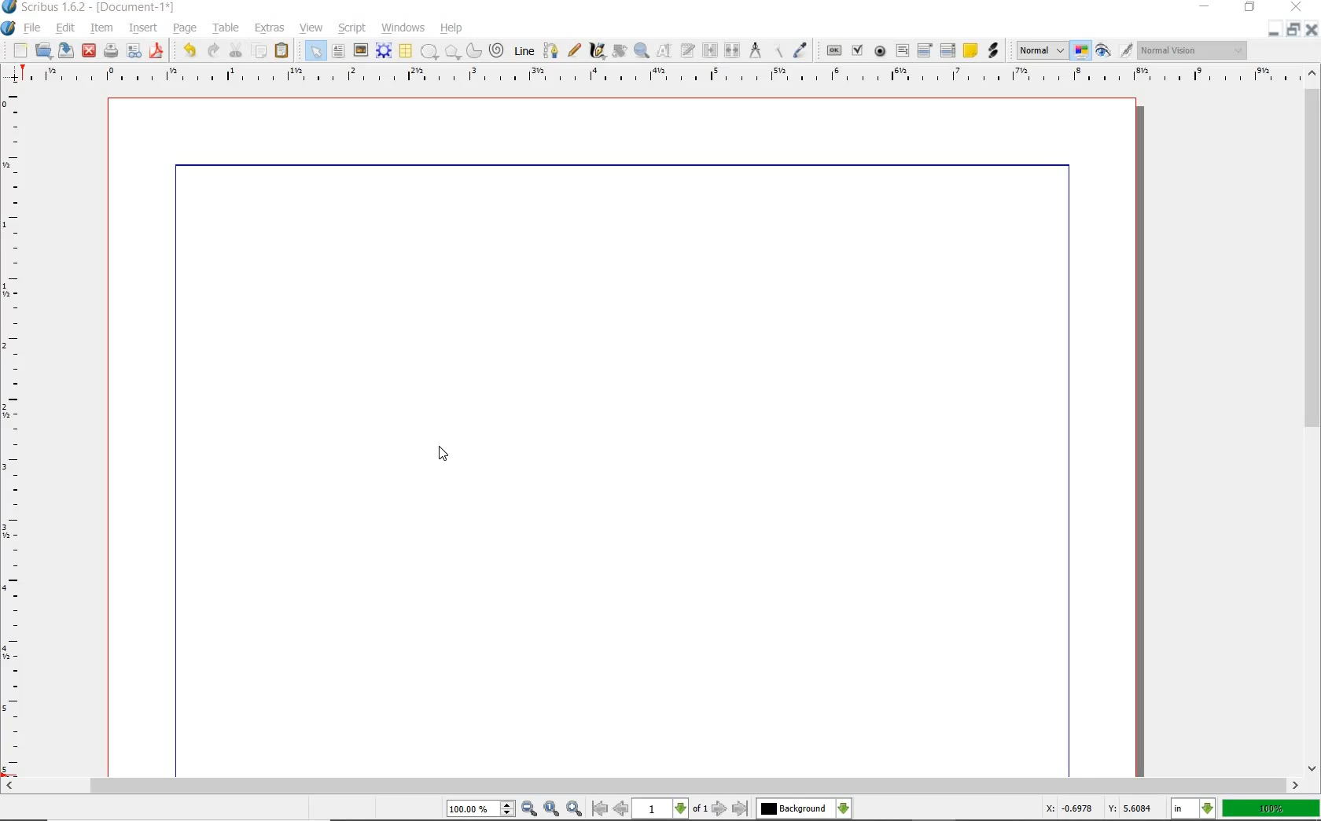  What do you see at coordinates (9, 28) in the screenshot?
I see `SYSTEM LOGO` at bounding box center [9, 28].